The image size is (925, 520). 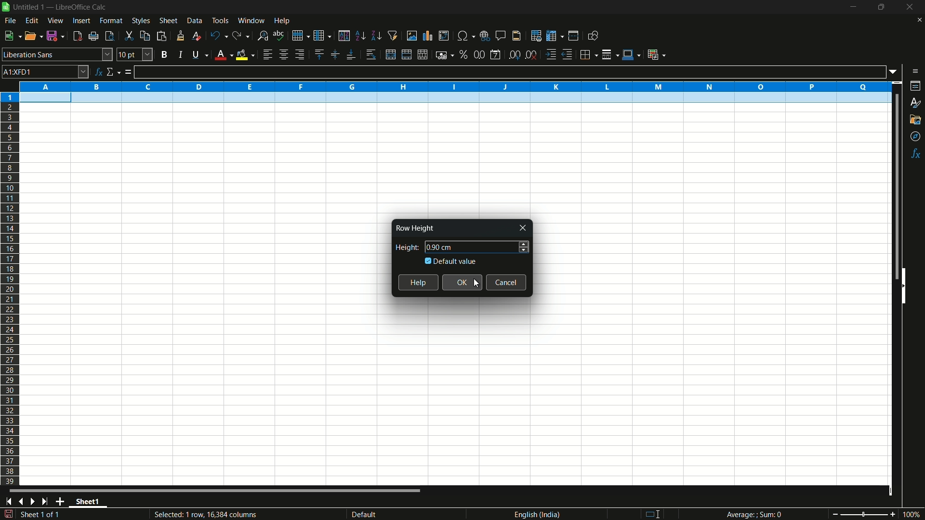 I want to click on redo, so click(x=241, y=36).